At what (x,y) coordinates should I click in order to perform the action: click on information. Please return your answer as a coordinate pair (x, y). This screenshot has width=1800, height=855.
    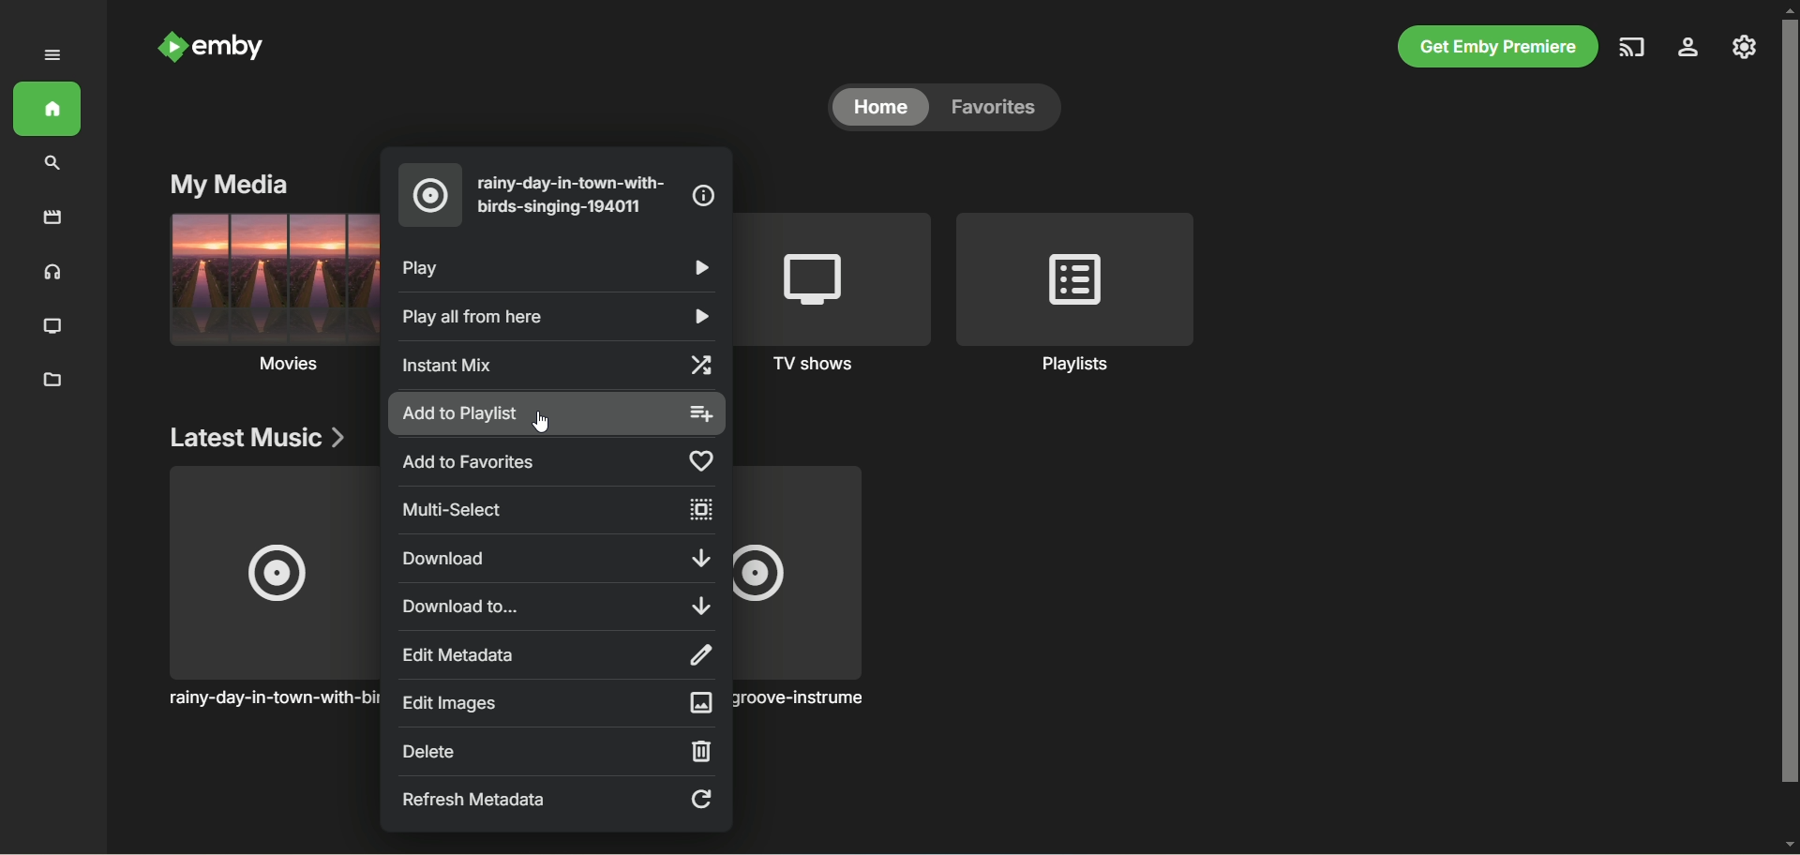
    Looking at the image, I should click on (701, 196).